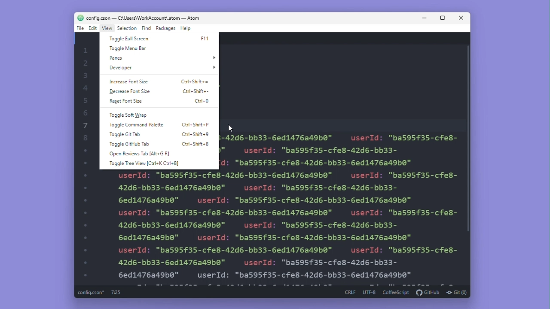 The image size is (550, 309). Describe the element at coordinates (428, 292) in the screenshot. I see `github` at that location.